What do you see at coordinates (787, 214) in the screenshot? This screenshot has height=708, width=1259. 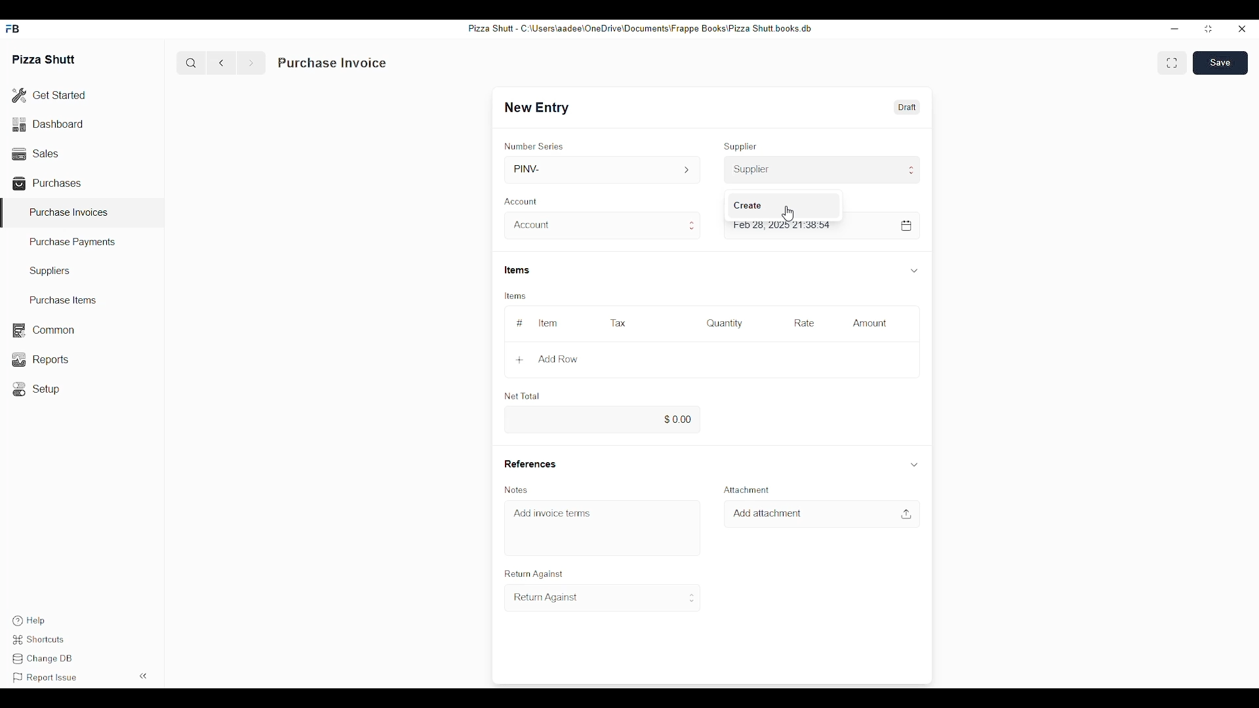 I see `cursor` at bounding box center [787, 214].